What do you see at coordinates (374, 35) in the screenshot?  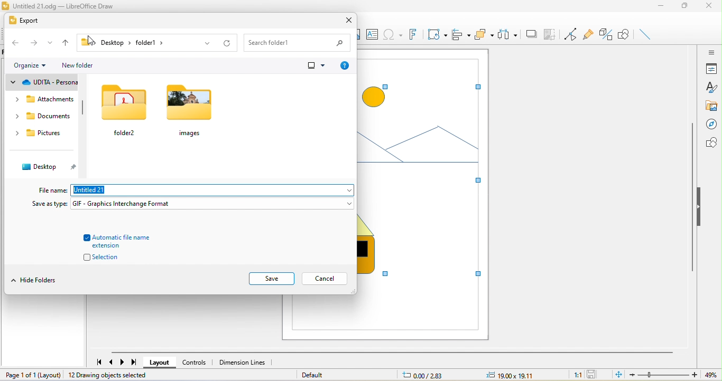 I see `textbox` at bounding box center [374, 35].